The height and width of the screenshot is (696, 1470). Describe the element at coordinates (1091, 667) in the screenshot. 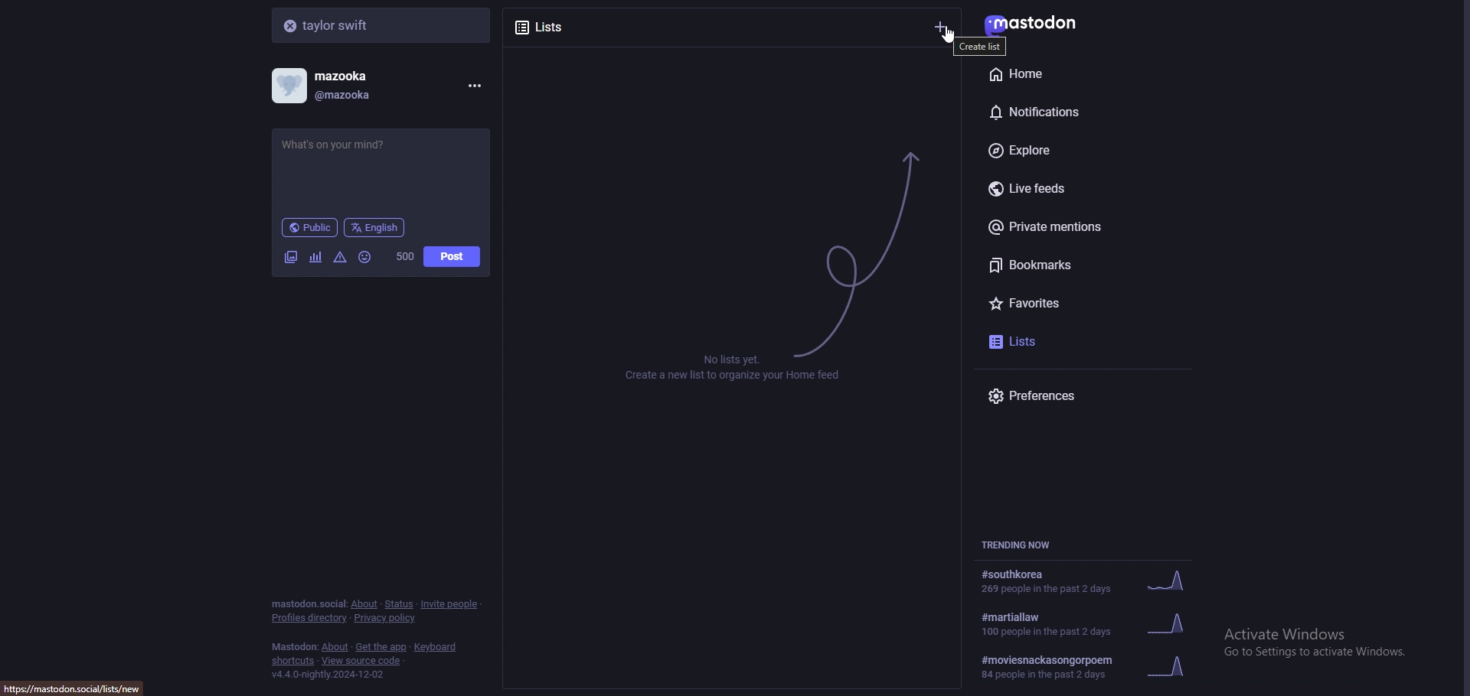

I see `trending` at that location.